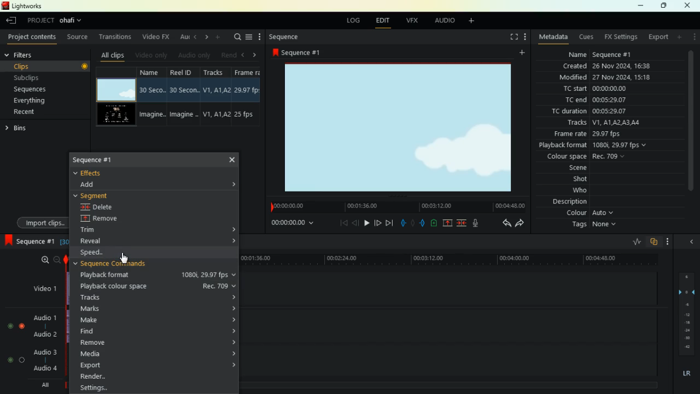 The height and width of the screenshot is (394, 700). What do you see at coordinates (603, 78) in the screenshot?
I see `modified` at bounding box center [603, 78].